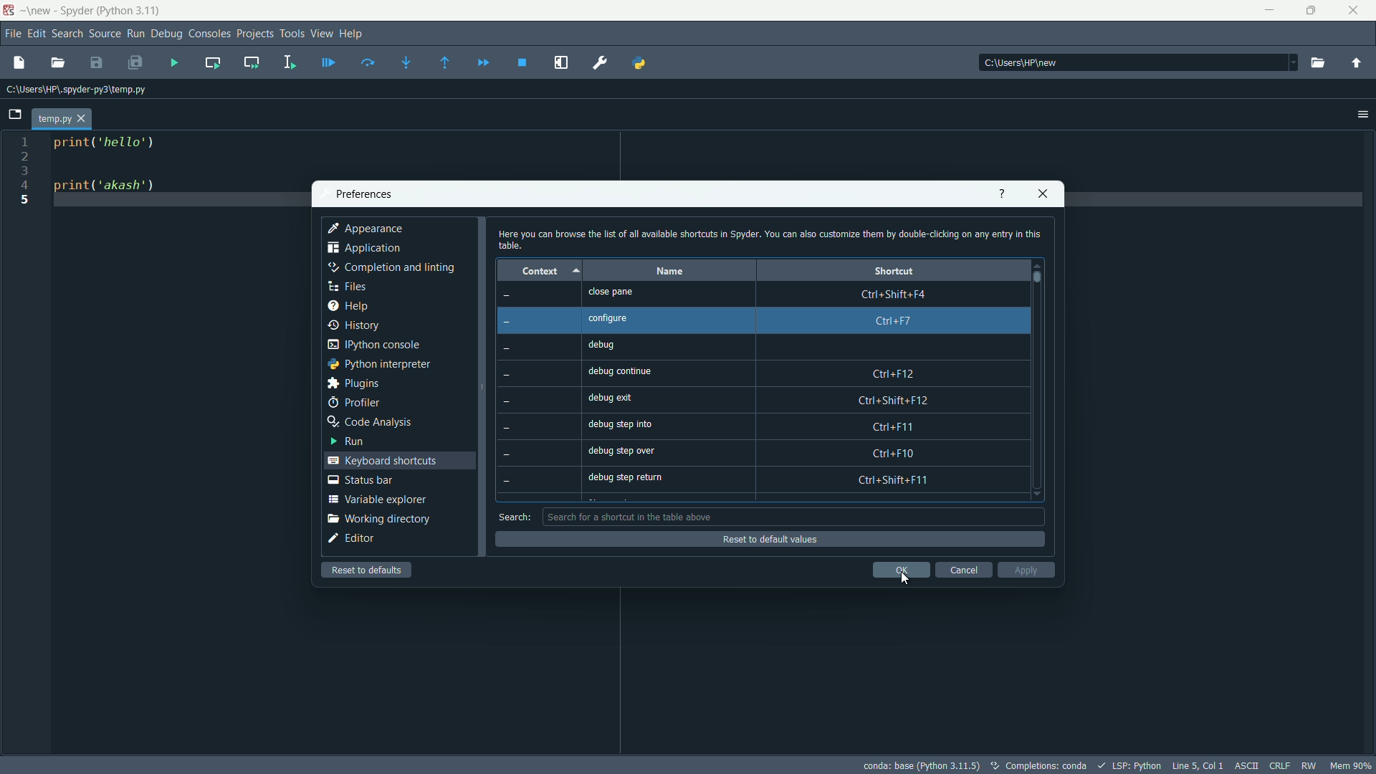 Image resolution: width=1376 pixels, height=774 pixels. Describe the element at coordinates (894, 271) in the screenshot. I see `shortcut` at that location.